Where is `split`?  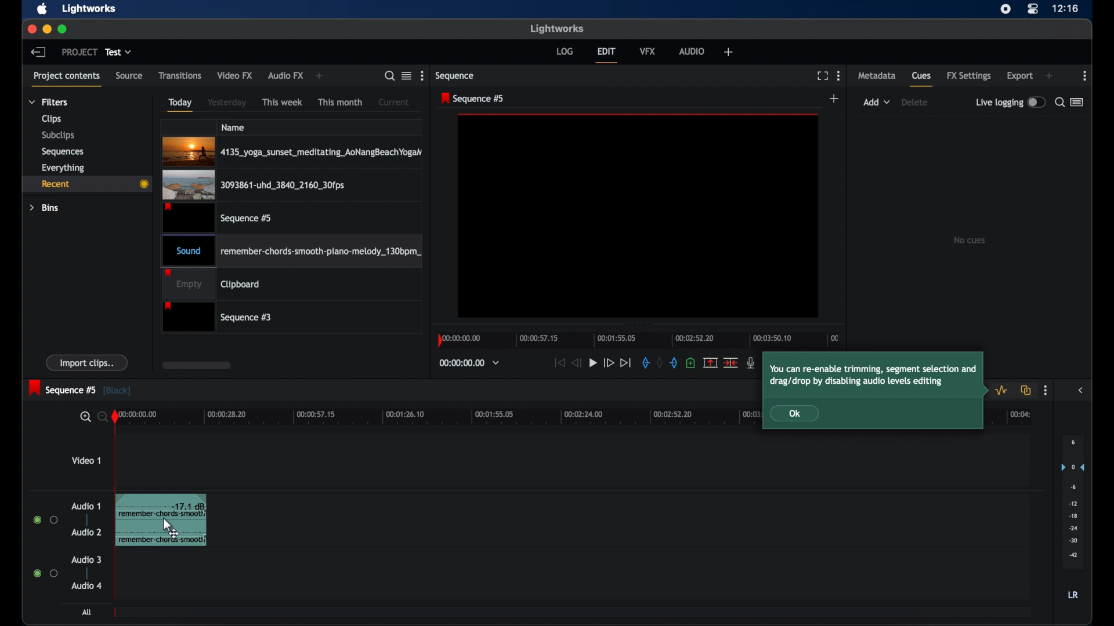
split is located at coordinates (710, 362).